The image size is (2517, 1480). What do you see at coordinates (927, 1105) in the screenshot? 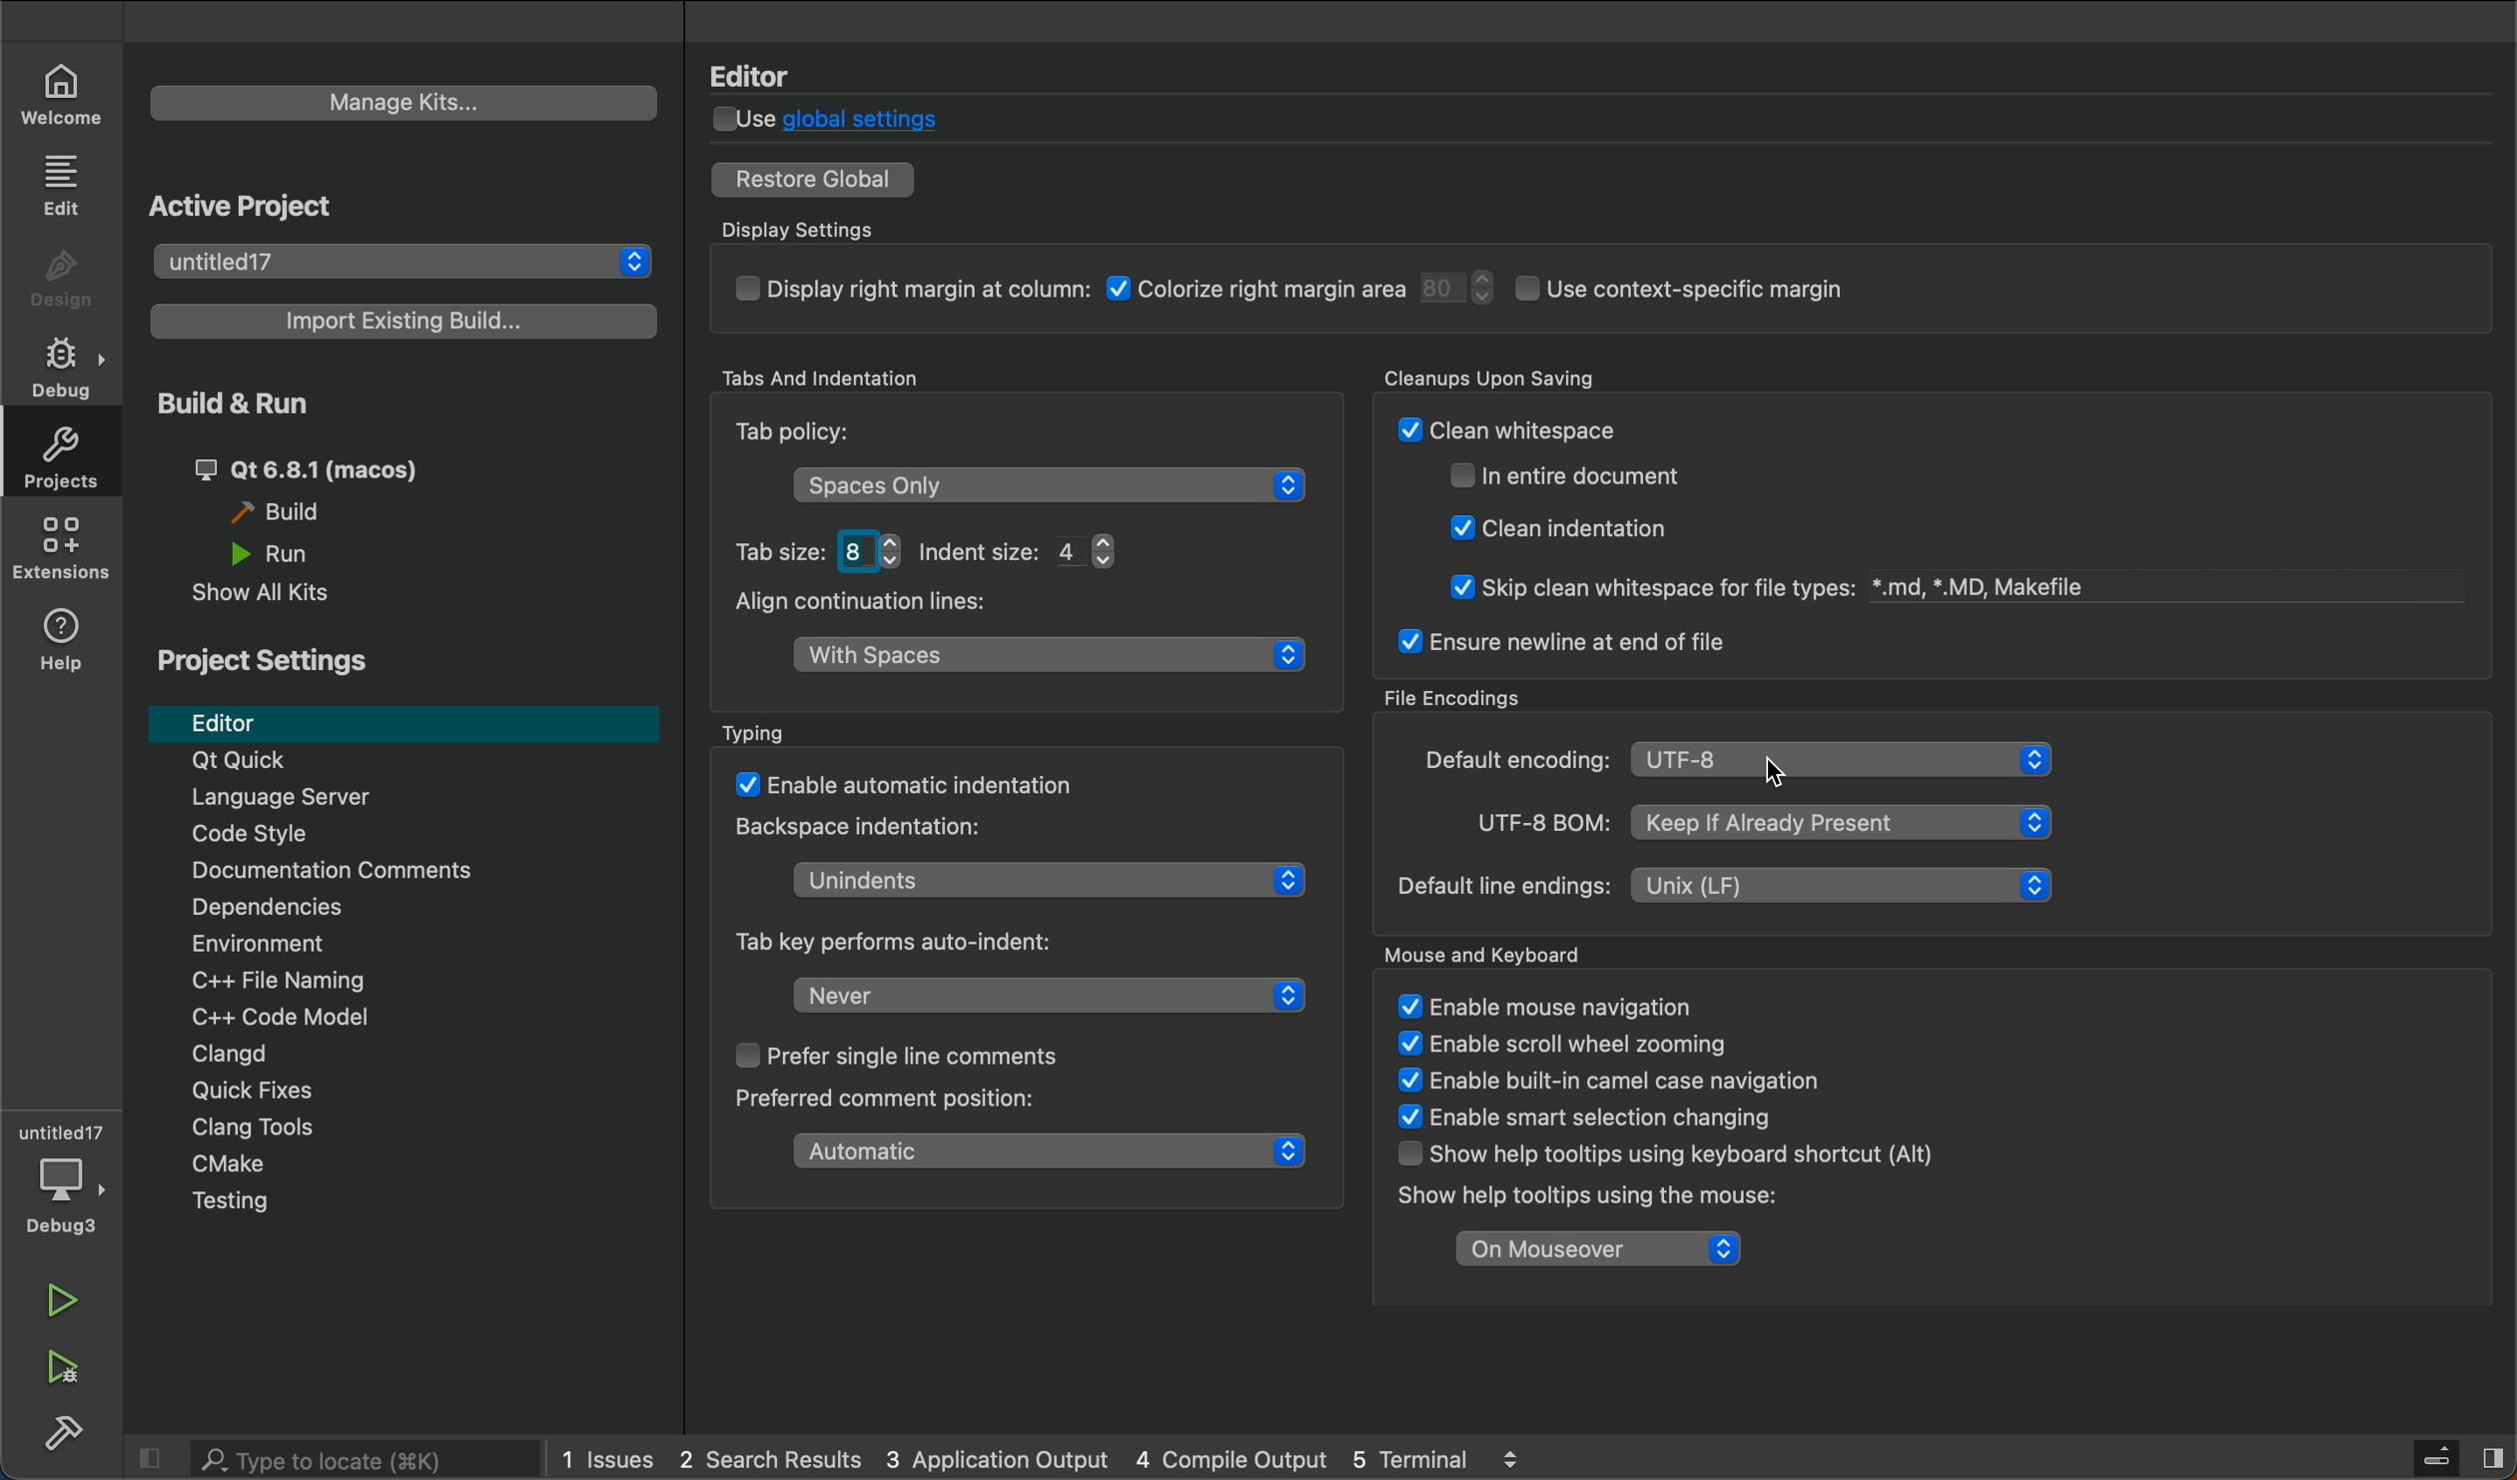
I see `Preferred comment position` at bounding box center [927, 1105].